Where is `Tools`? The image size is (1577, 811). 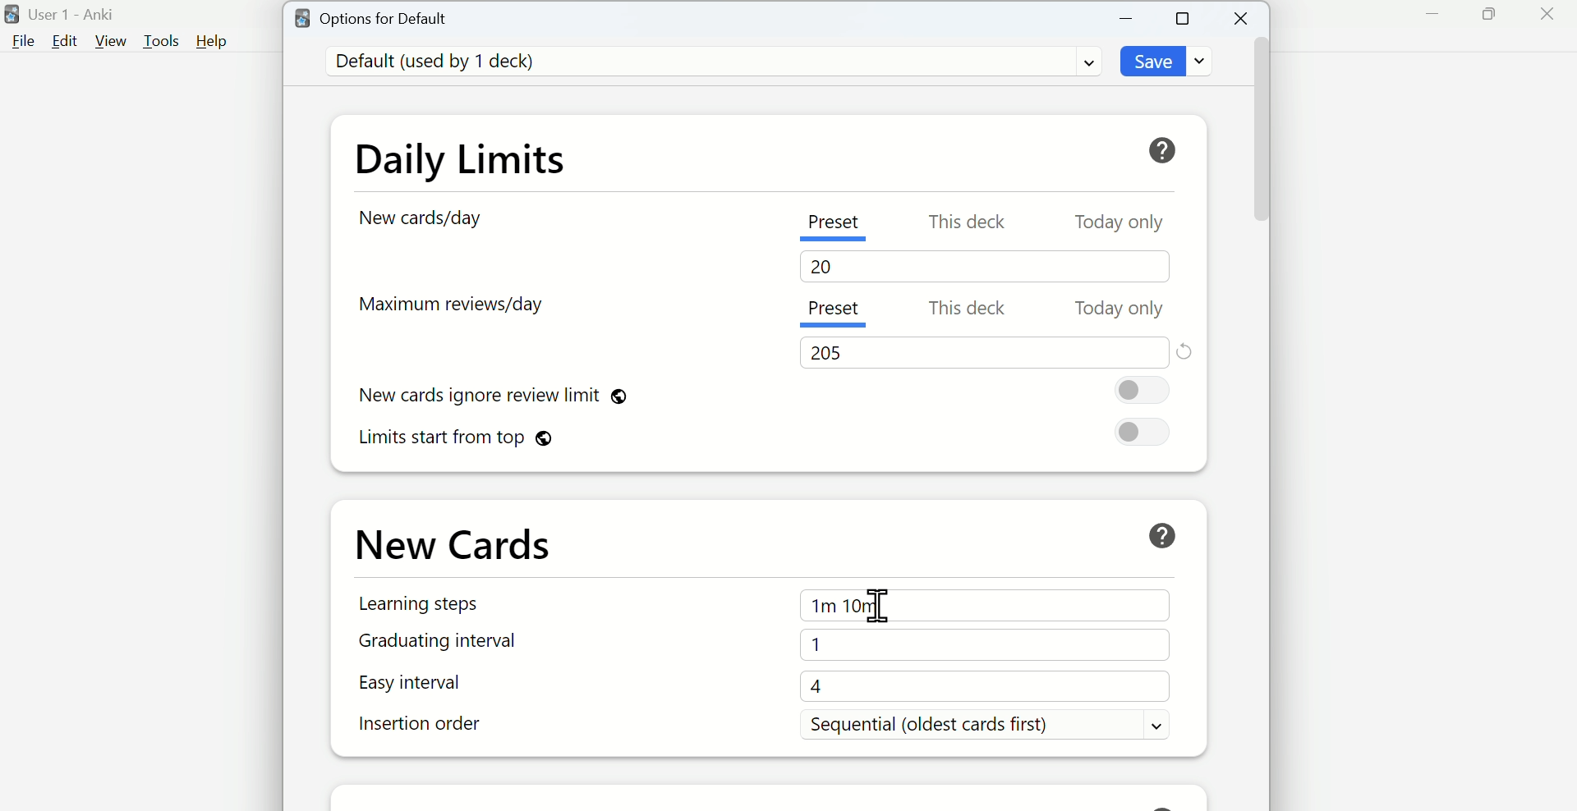 Tools is located at coordinates (160, 42).